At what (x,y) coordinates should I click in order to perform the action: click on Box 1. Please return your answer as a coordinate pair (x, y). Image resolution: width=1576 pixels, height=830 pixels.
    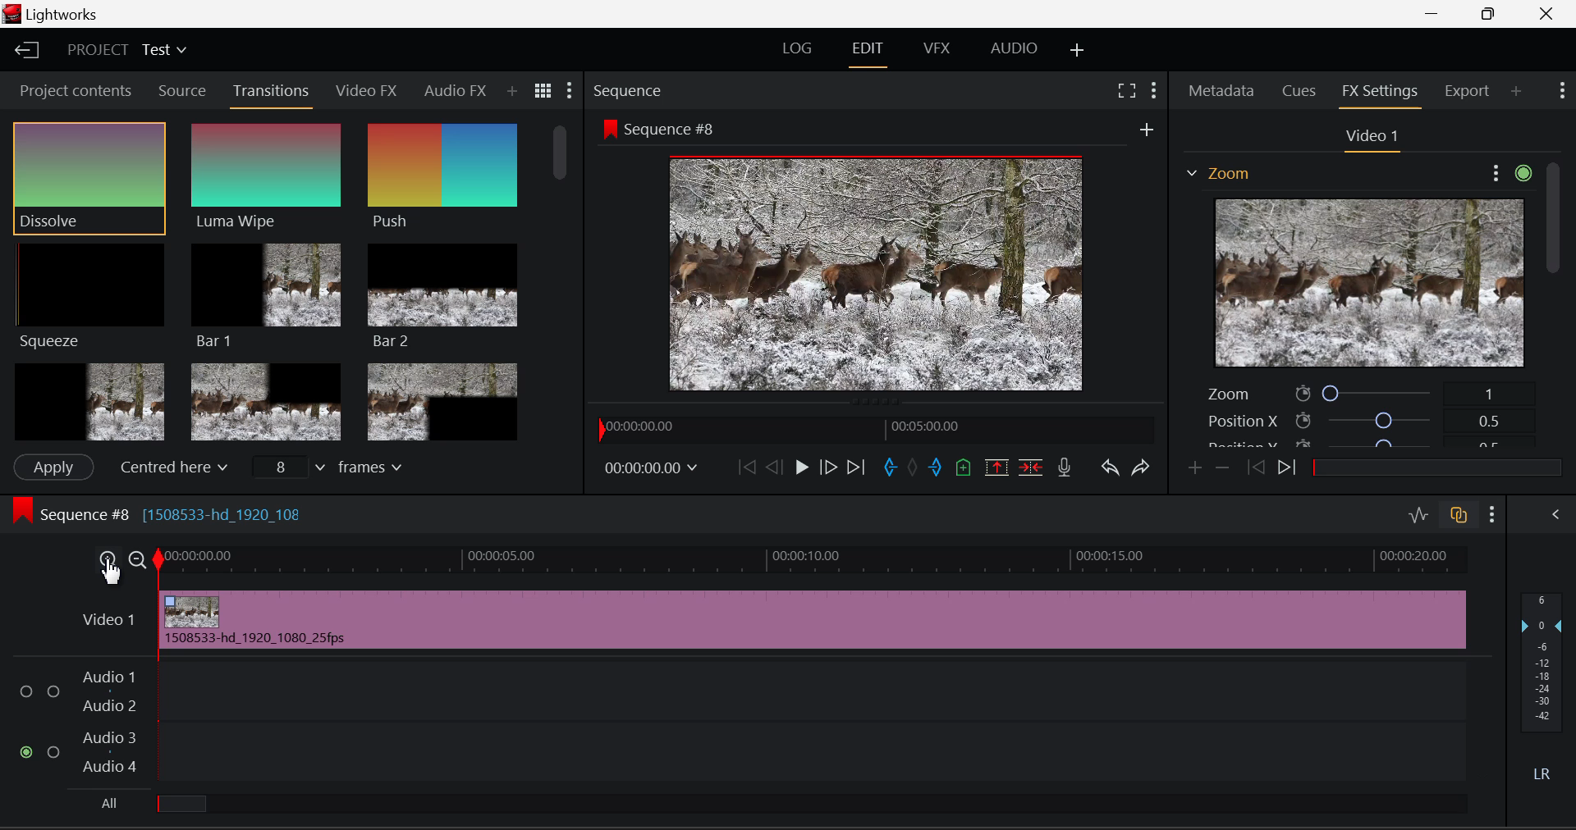
    Looking at the image, I should click on (87, 404).